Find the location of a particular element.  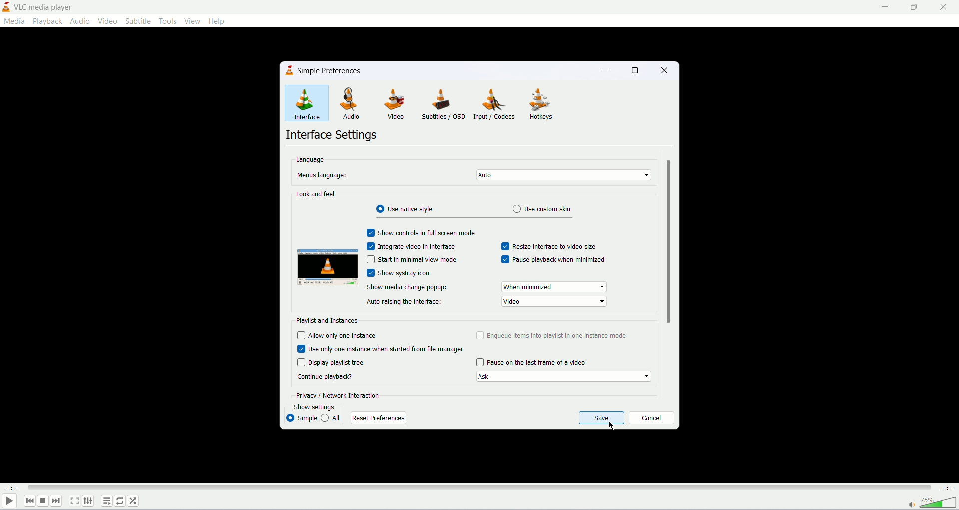

check box is located at coordinates (506, 247).